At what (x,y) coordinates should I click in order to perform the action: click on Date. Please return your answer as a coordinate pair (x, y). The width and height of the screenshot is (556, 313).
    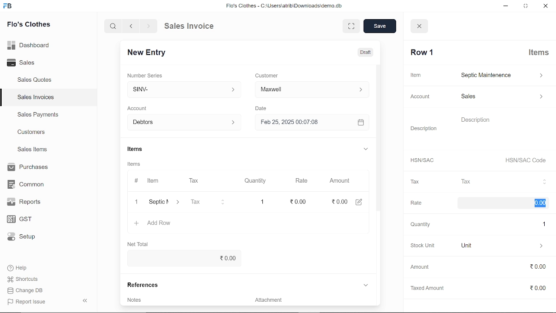
    Looking at the image, I should click on (262, 108).